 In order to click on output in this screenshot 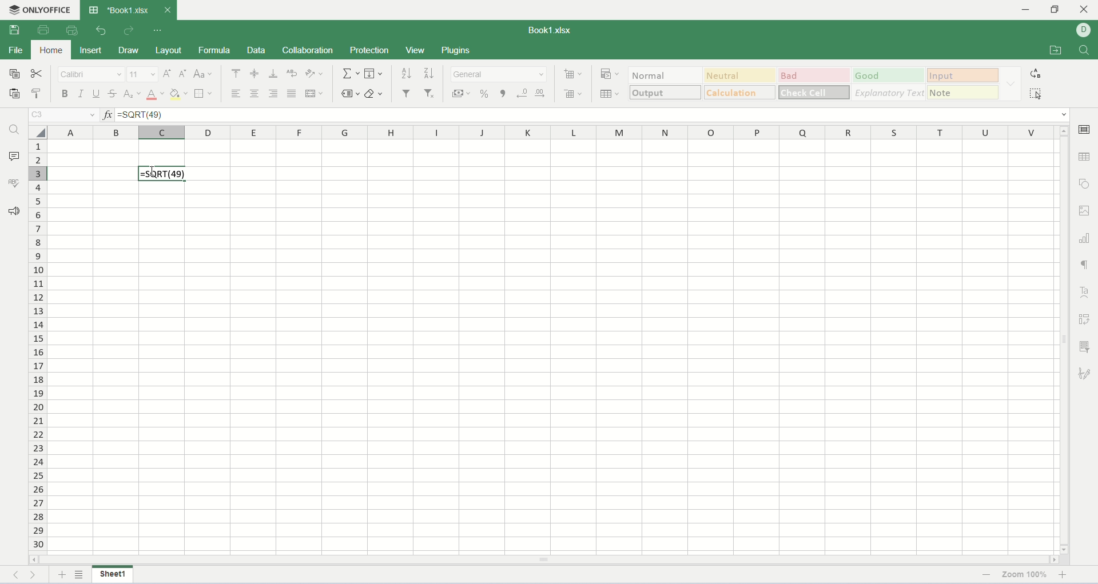, I will do `click(667, 93)`.